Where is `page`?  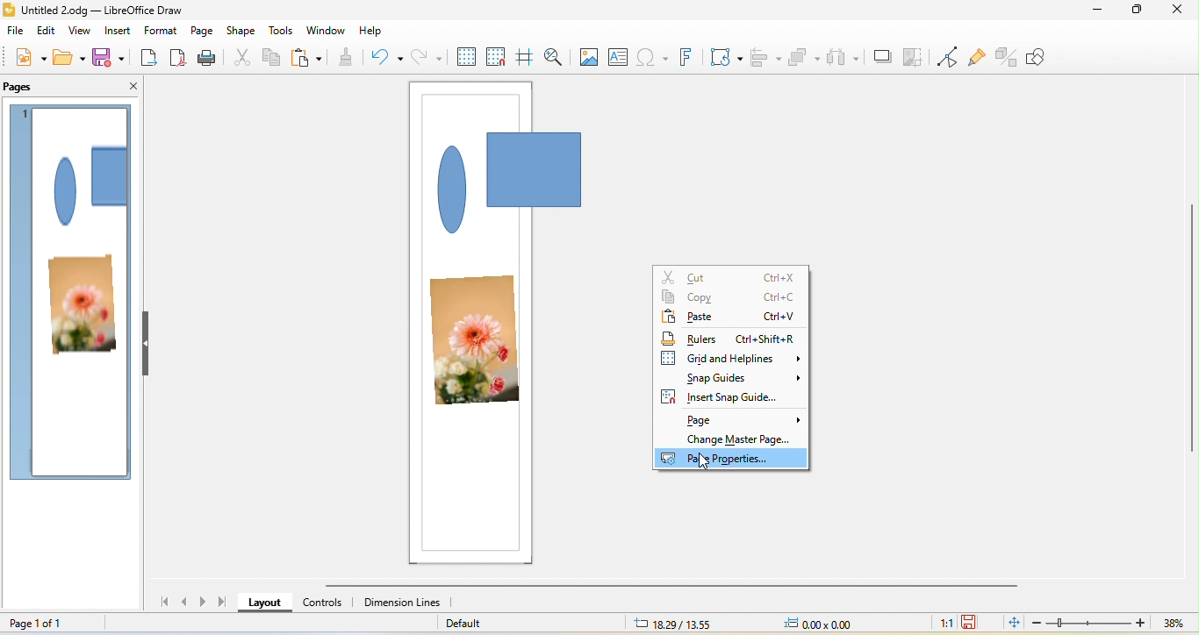
page is located at coordinates (744, 417).